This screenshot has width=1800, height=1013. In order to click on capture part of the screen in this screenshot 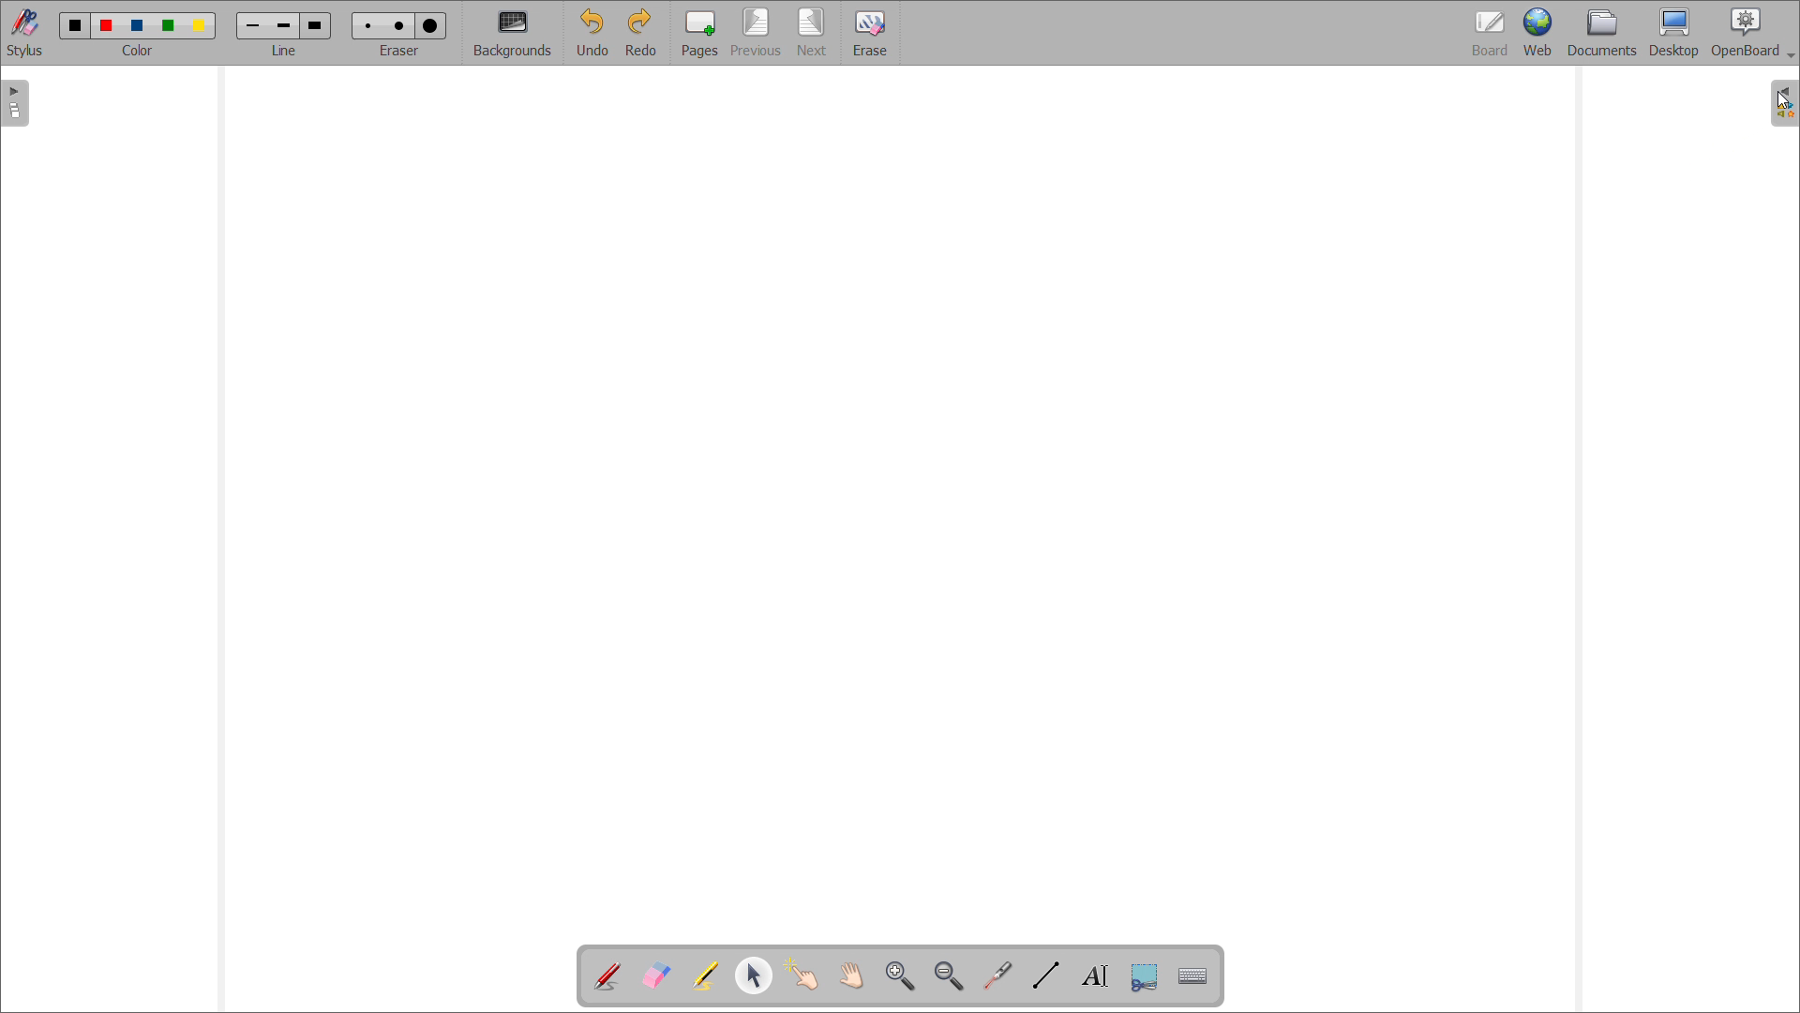, I will do `click(1146, 975)`.